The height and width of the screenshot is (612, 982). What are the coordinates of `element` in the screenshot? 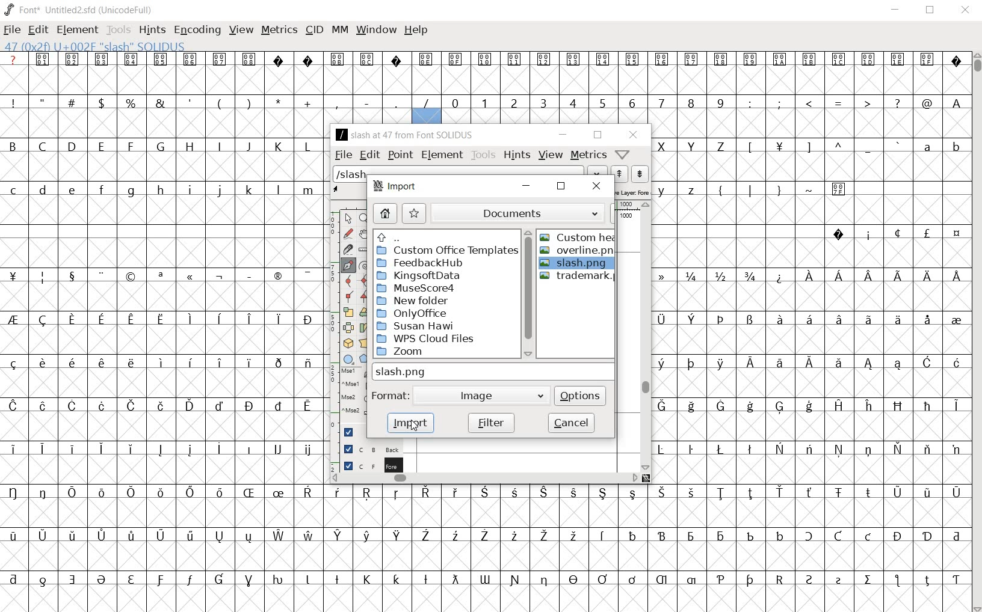 It's located at (441, 155).